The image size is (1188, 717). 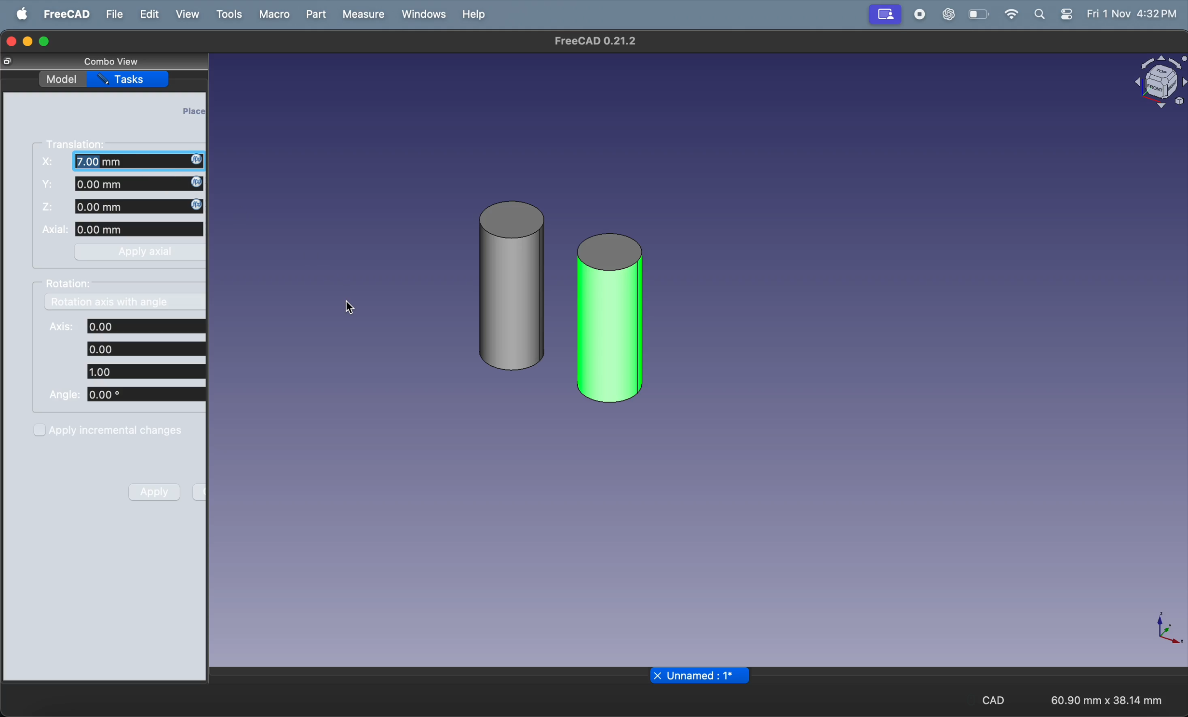 I want to click on angle coordinates, so click(x=144, y=395).